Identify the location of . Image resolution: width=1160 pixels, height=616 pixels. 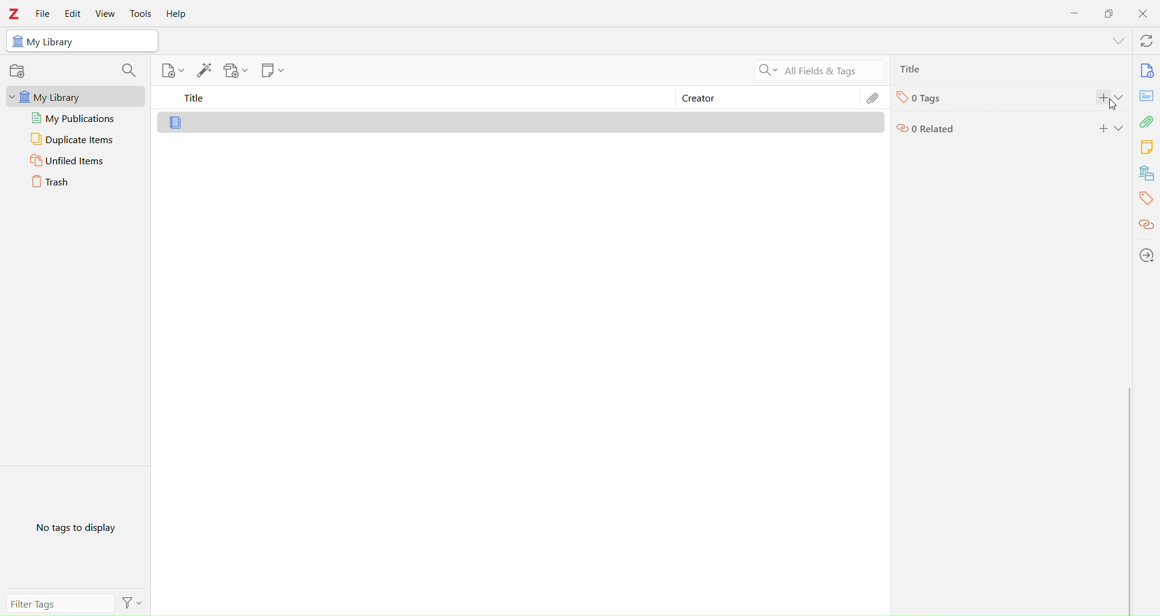
(1078, 13).